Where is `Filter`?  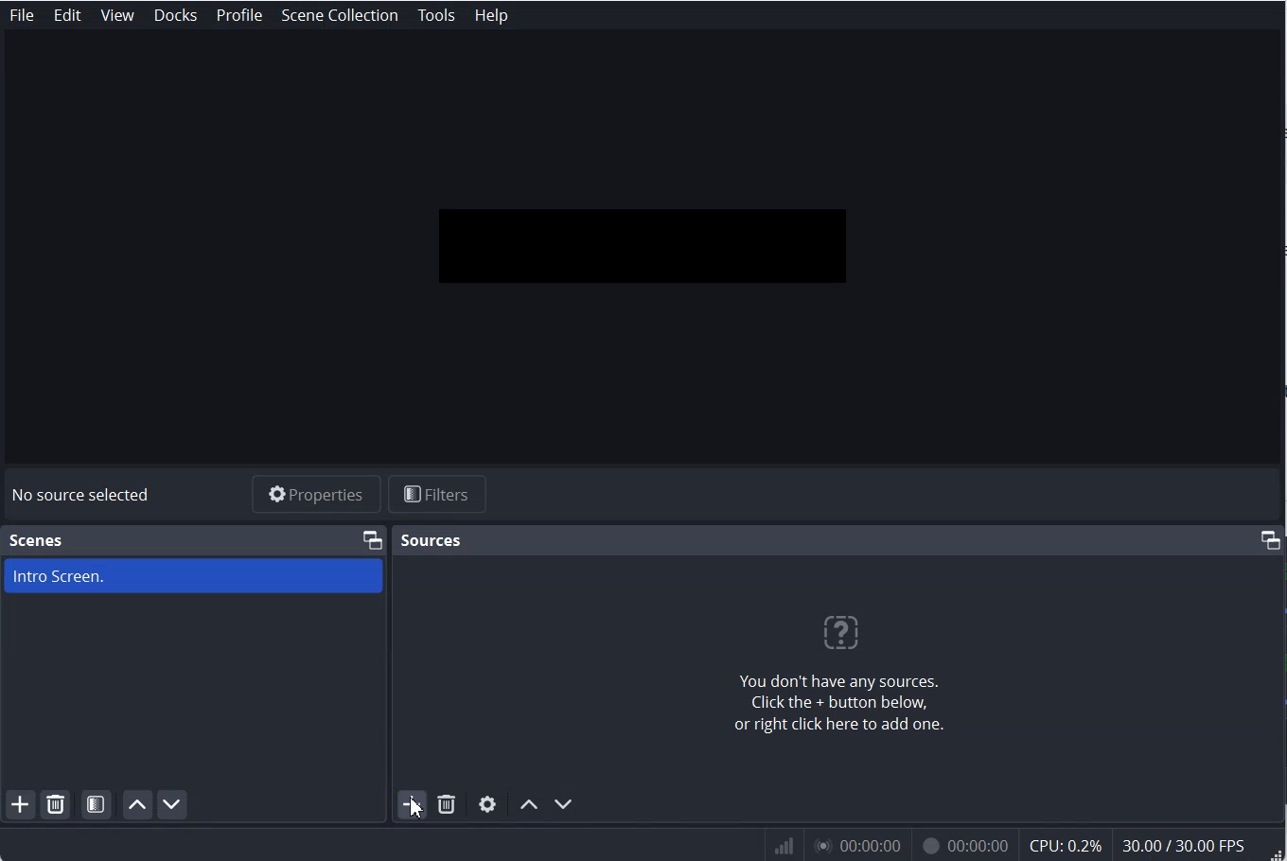 Filter is located at coordinates (445, 496).